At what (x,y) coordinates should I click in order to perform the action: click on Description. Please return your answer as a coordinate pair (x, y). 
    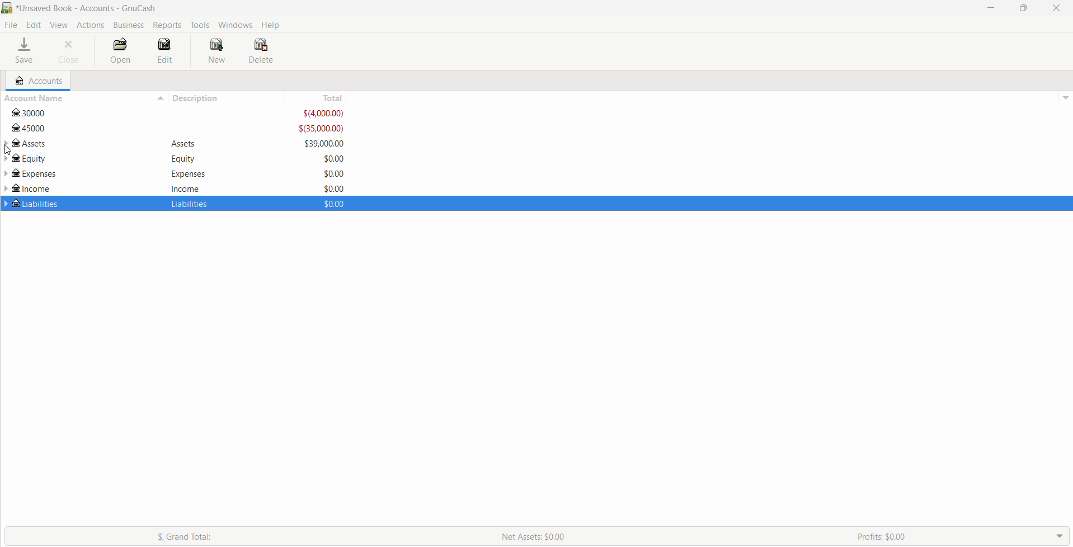
    Looking at the image, I should click on (224, 98).